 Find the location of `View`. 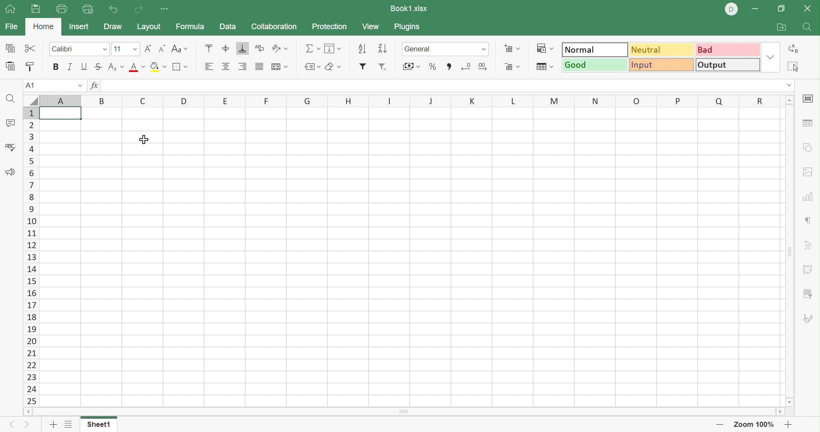

View is located at coordinates (371, 27).